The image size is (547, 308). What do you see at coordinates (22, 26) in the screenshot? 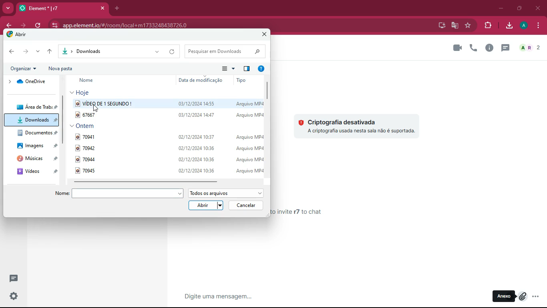
I see `forward` at bounding box center [22, 26].